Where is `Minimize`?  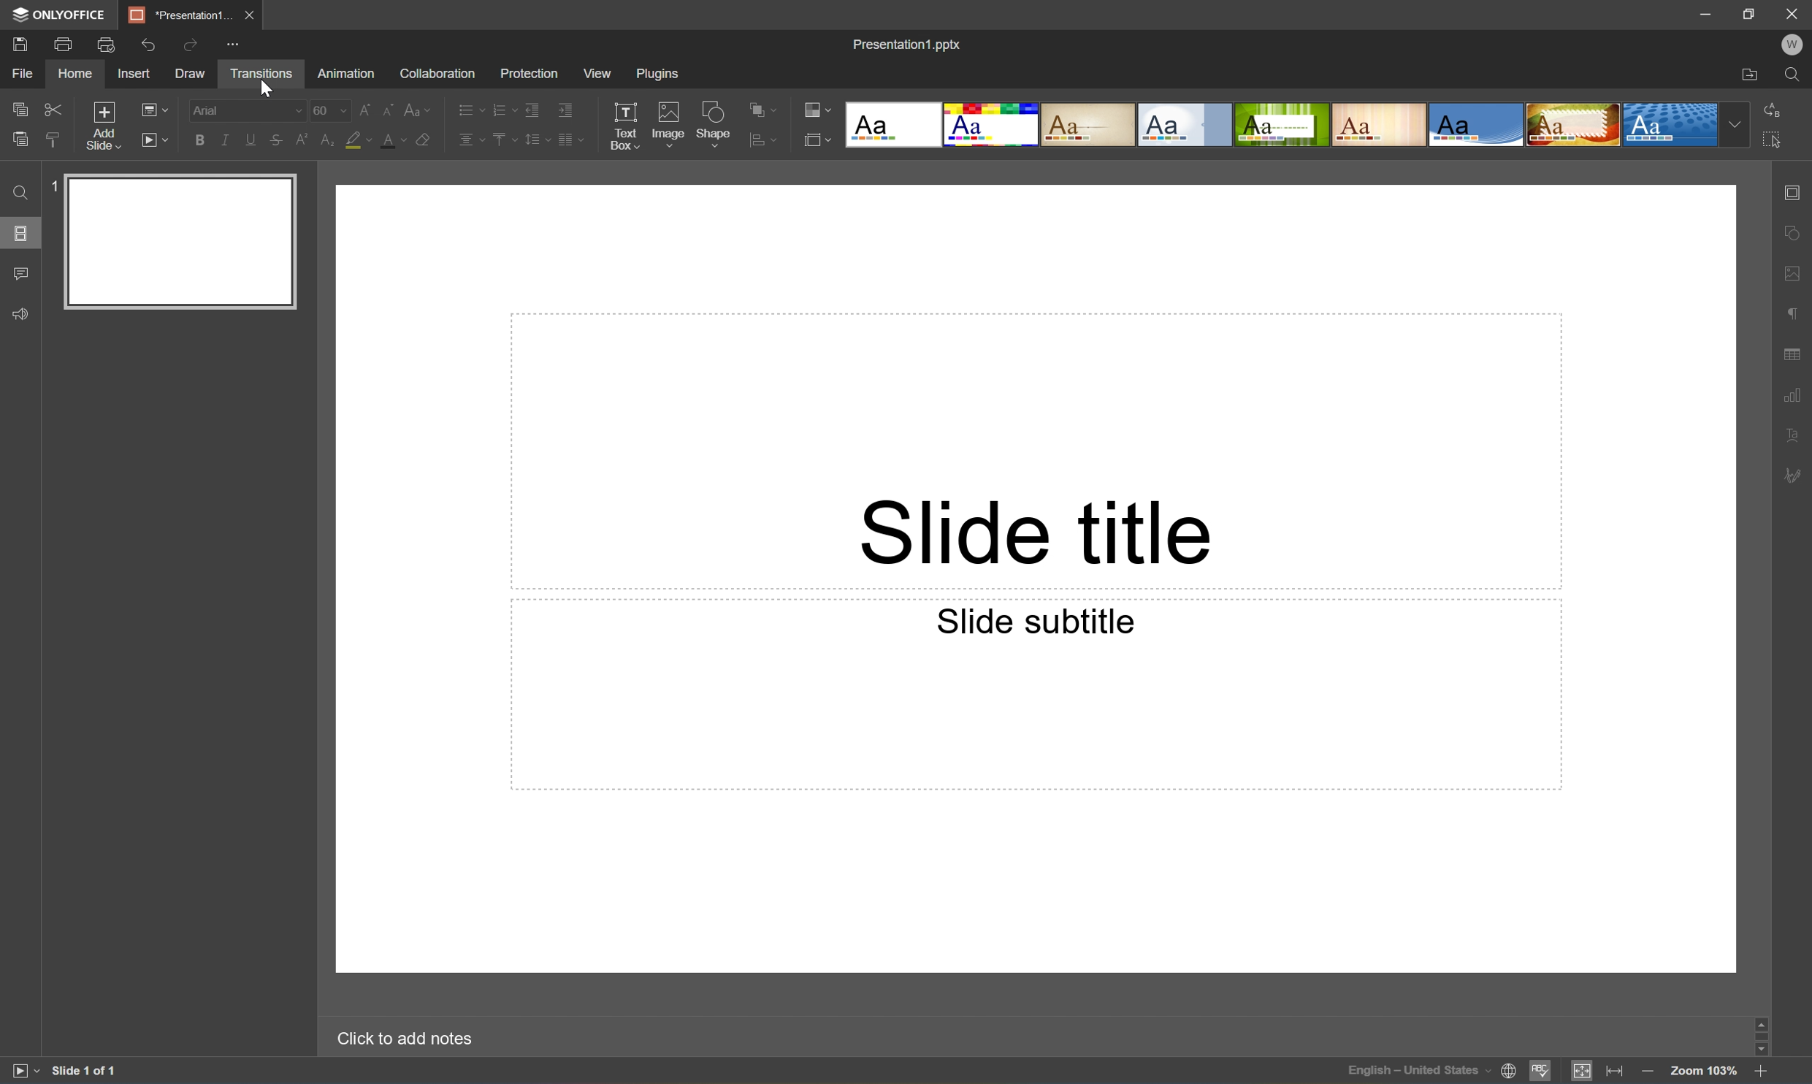
Minimize is located at coordinates (1705, 12).